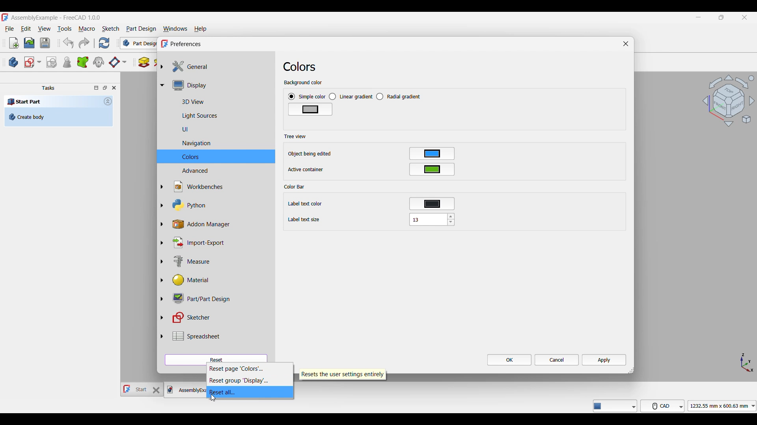 The image size is (757, 425). I want to click on Display settings, so click(187, 86).